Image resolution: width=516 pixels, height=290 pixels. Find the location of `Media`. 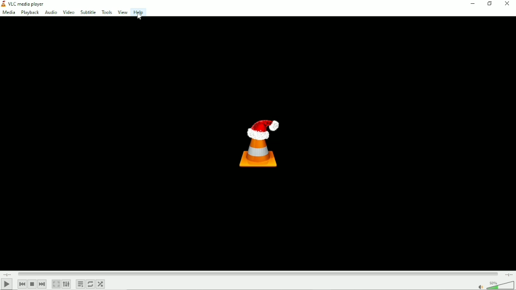

Media is located at coordinates (9, 13).